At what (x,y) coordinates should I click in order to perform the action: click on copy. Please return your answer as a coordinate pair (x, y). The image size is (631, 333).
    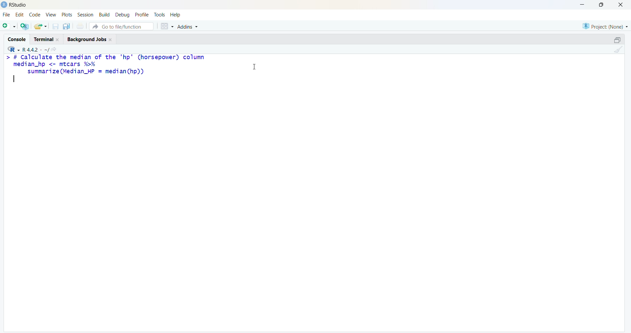
    Looking at the image, I should click on (67, 26).